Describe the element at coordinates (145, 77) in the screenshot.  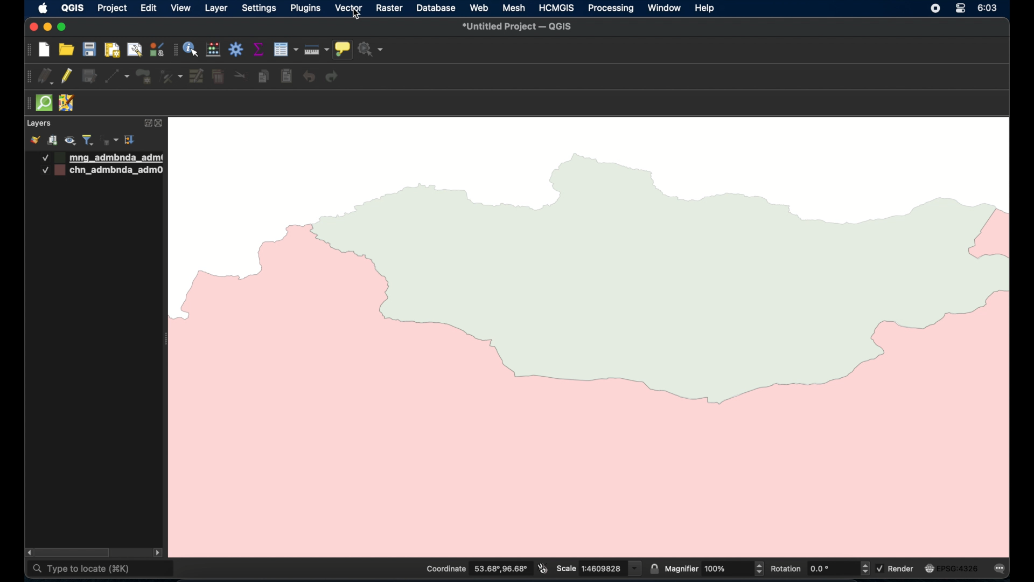
I see `add polygon` at that location.